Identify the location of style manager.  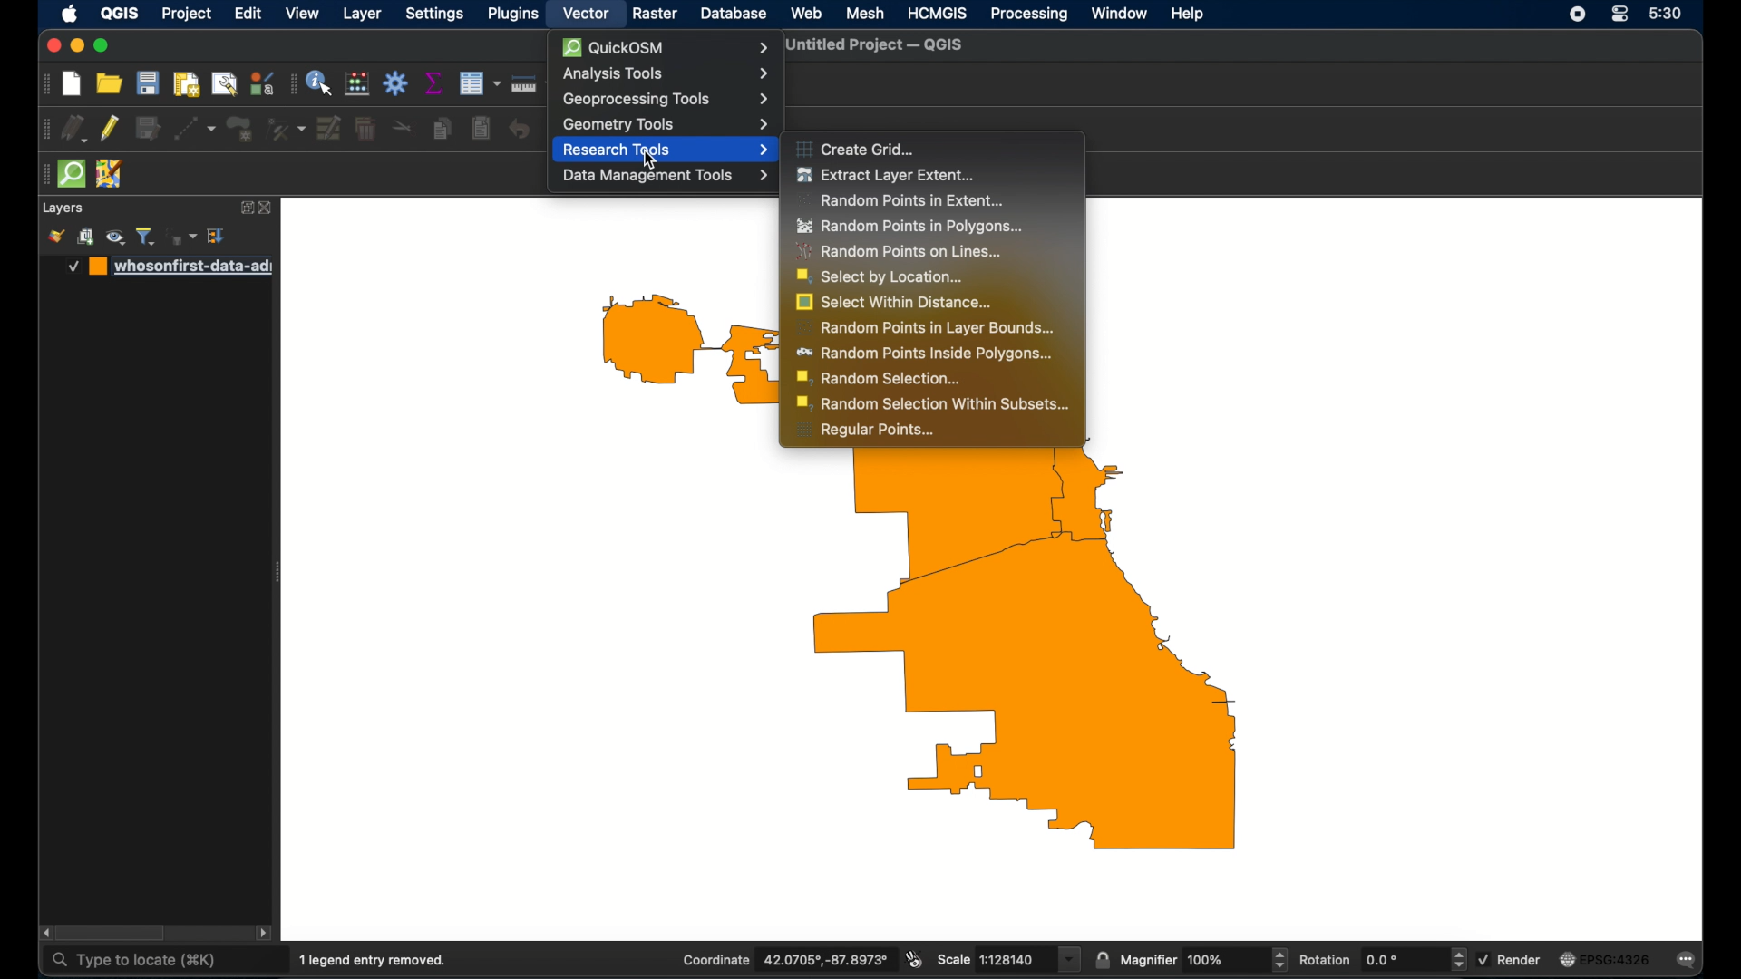
(55, 237).